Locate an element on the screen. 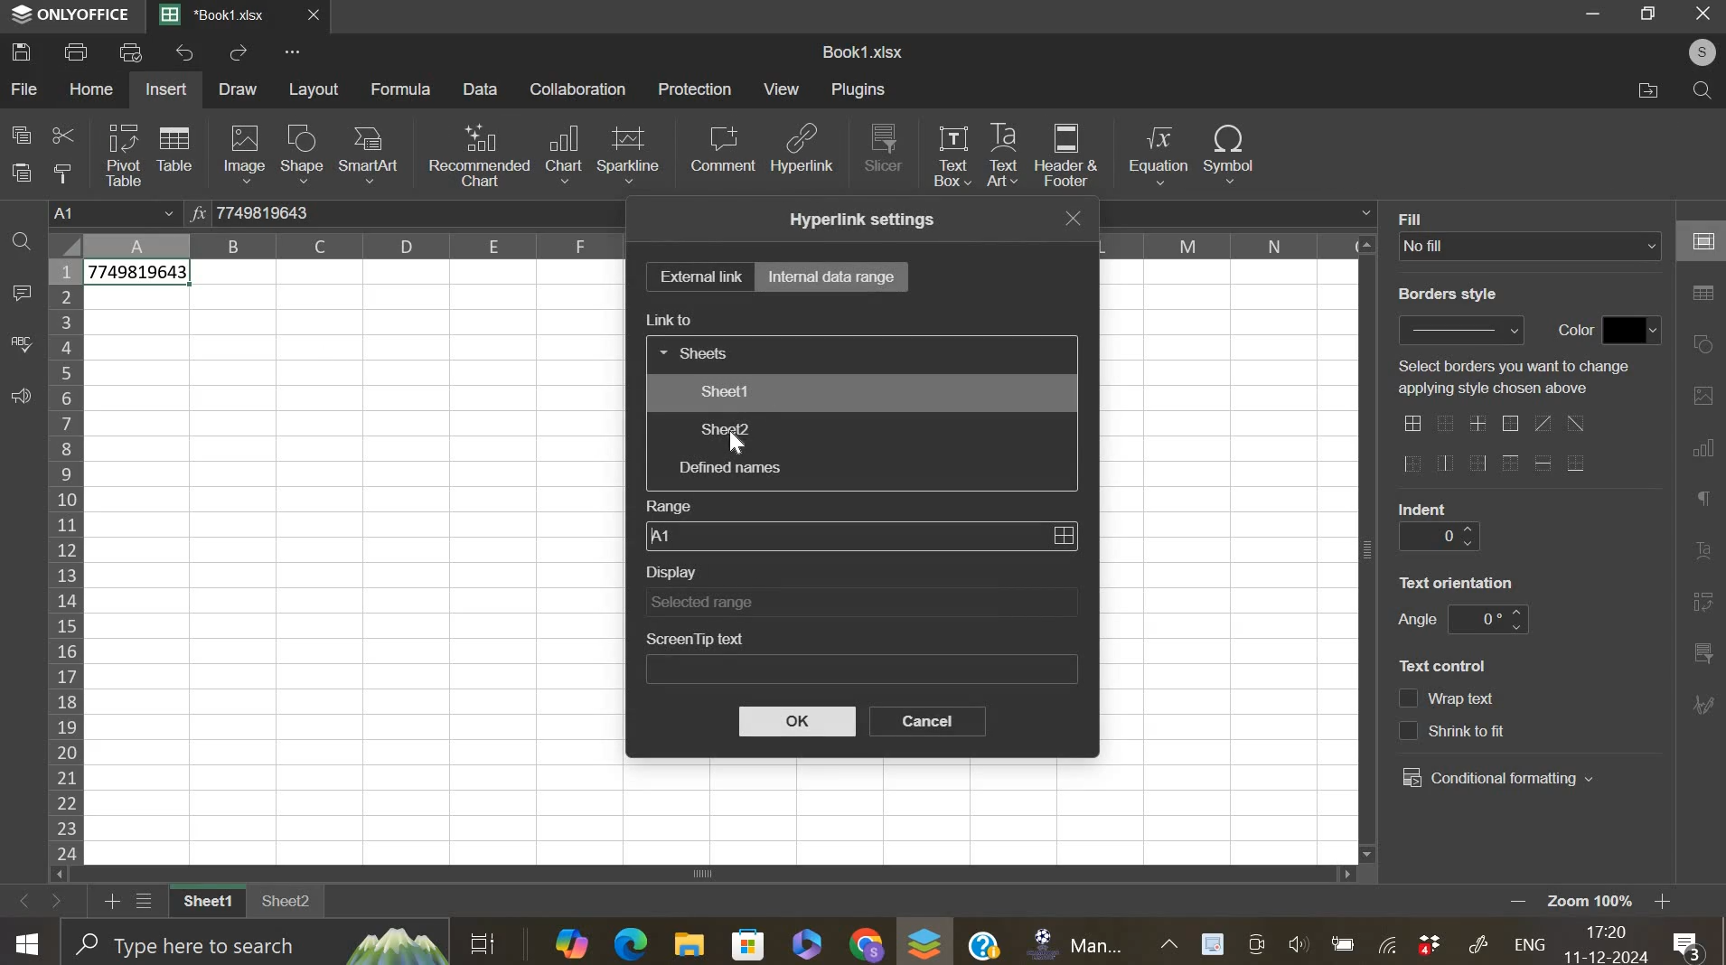 The height and width of the screenshot is (965, 1726). table is located at coordinates (174, 147).